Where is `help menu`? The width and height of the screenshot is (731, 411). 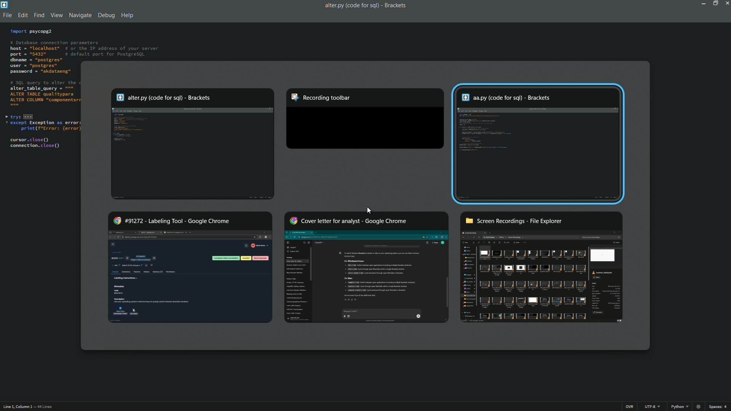 help menu is located at coordinates (128, 16).